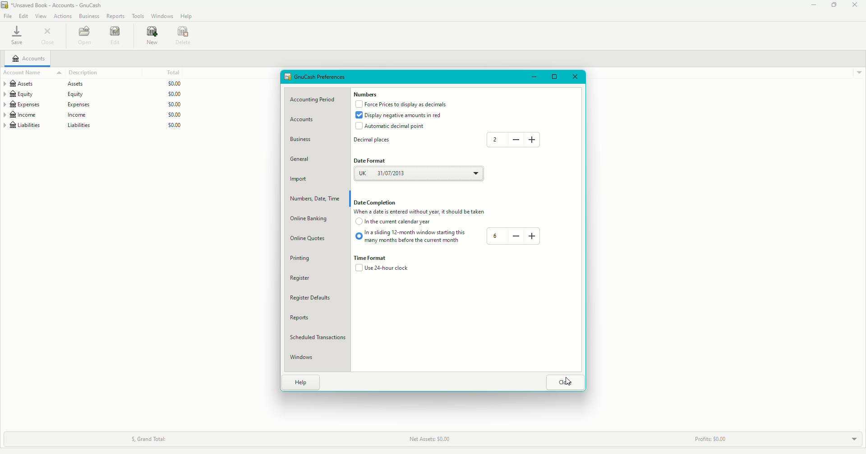 The image size is (866, 454). I want to click on Close, so click(47, 37).